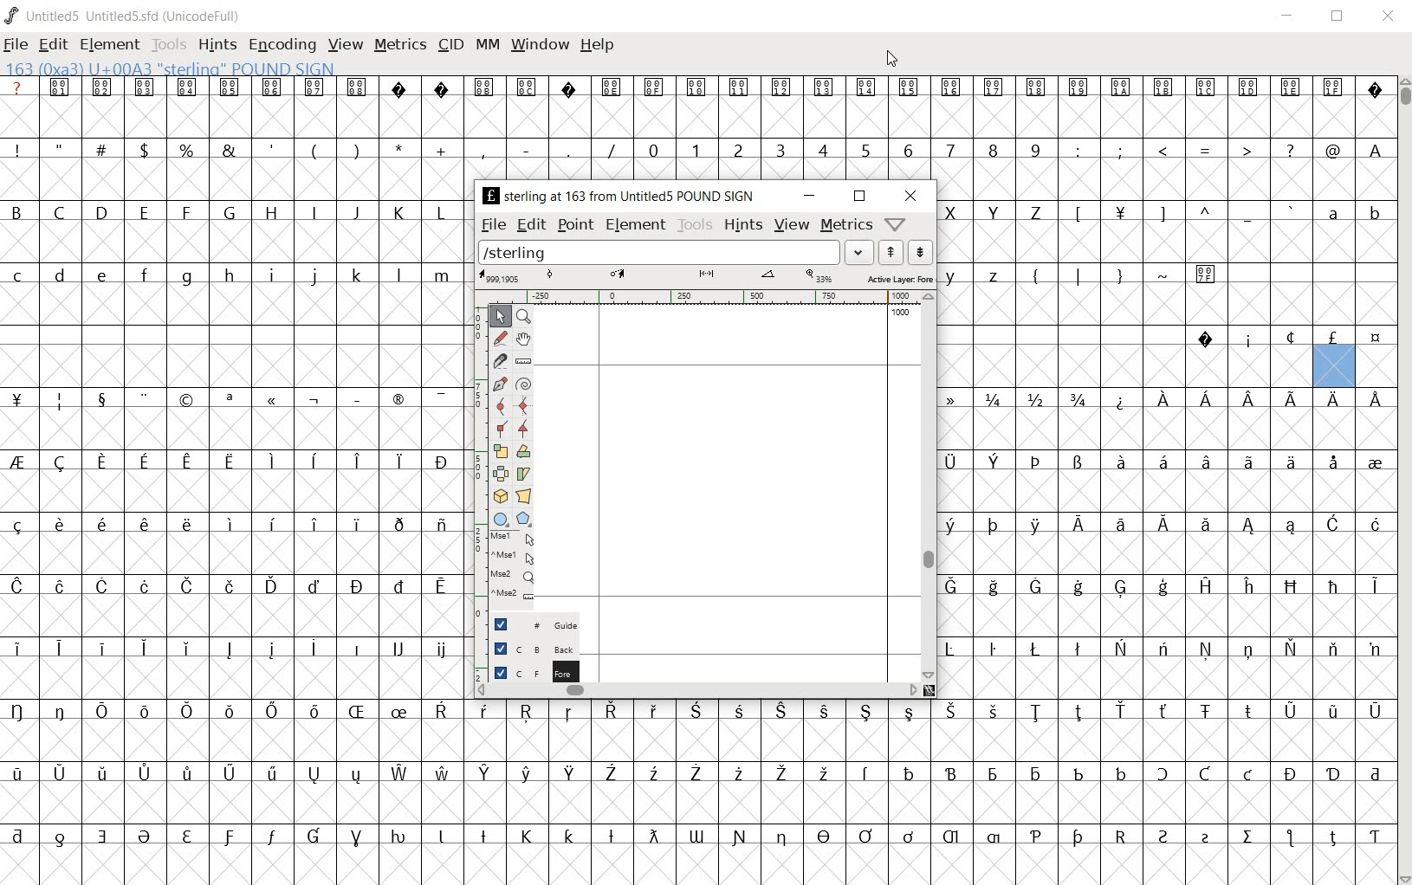  What do you see at coordinates (442, 87) in the screenshot?
I see `Symbol` at bounding box center [442, 87].